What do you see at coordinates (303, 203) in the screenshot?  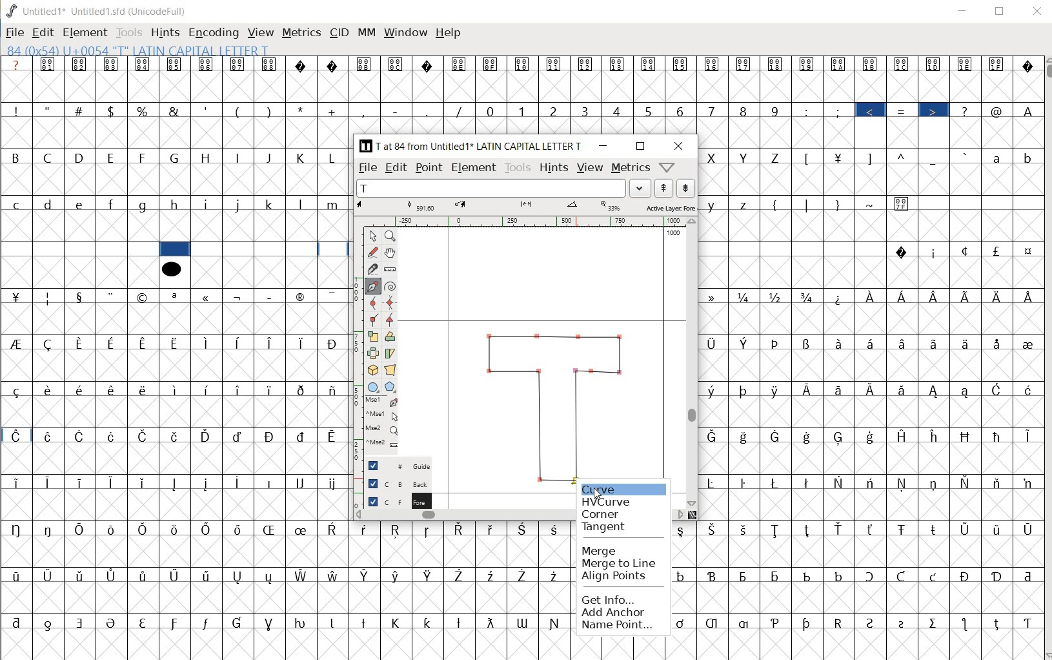 I see `l` at bounding box center [303, 203].